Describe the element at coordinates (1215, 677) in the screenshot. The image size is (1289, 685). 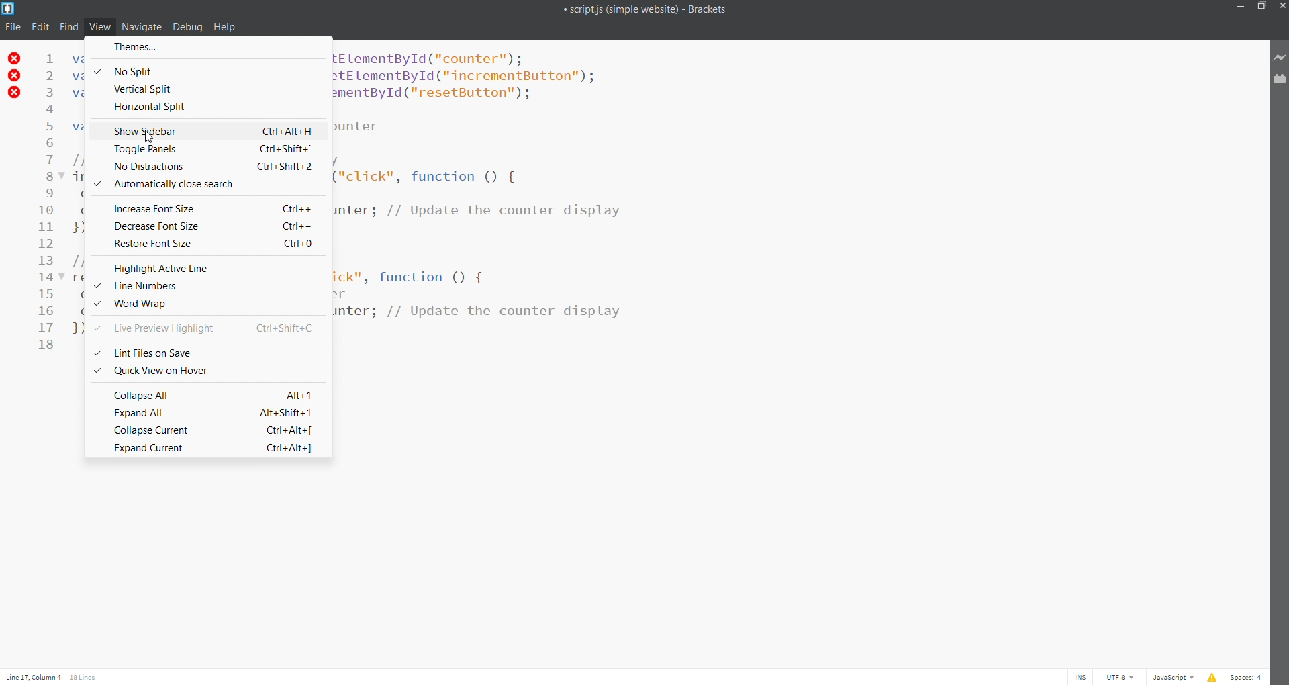
I see `show errors` at that location.